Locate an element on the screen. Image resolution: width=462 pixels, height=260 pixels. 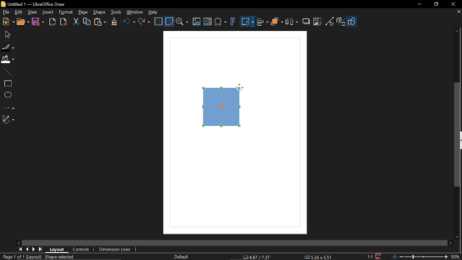
50% (Current zoom) is located at coordinates (456, 256).